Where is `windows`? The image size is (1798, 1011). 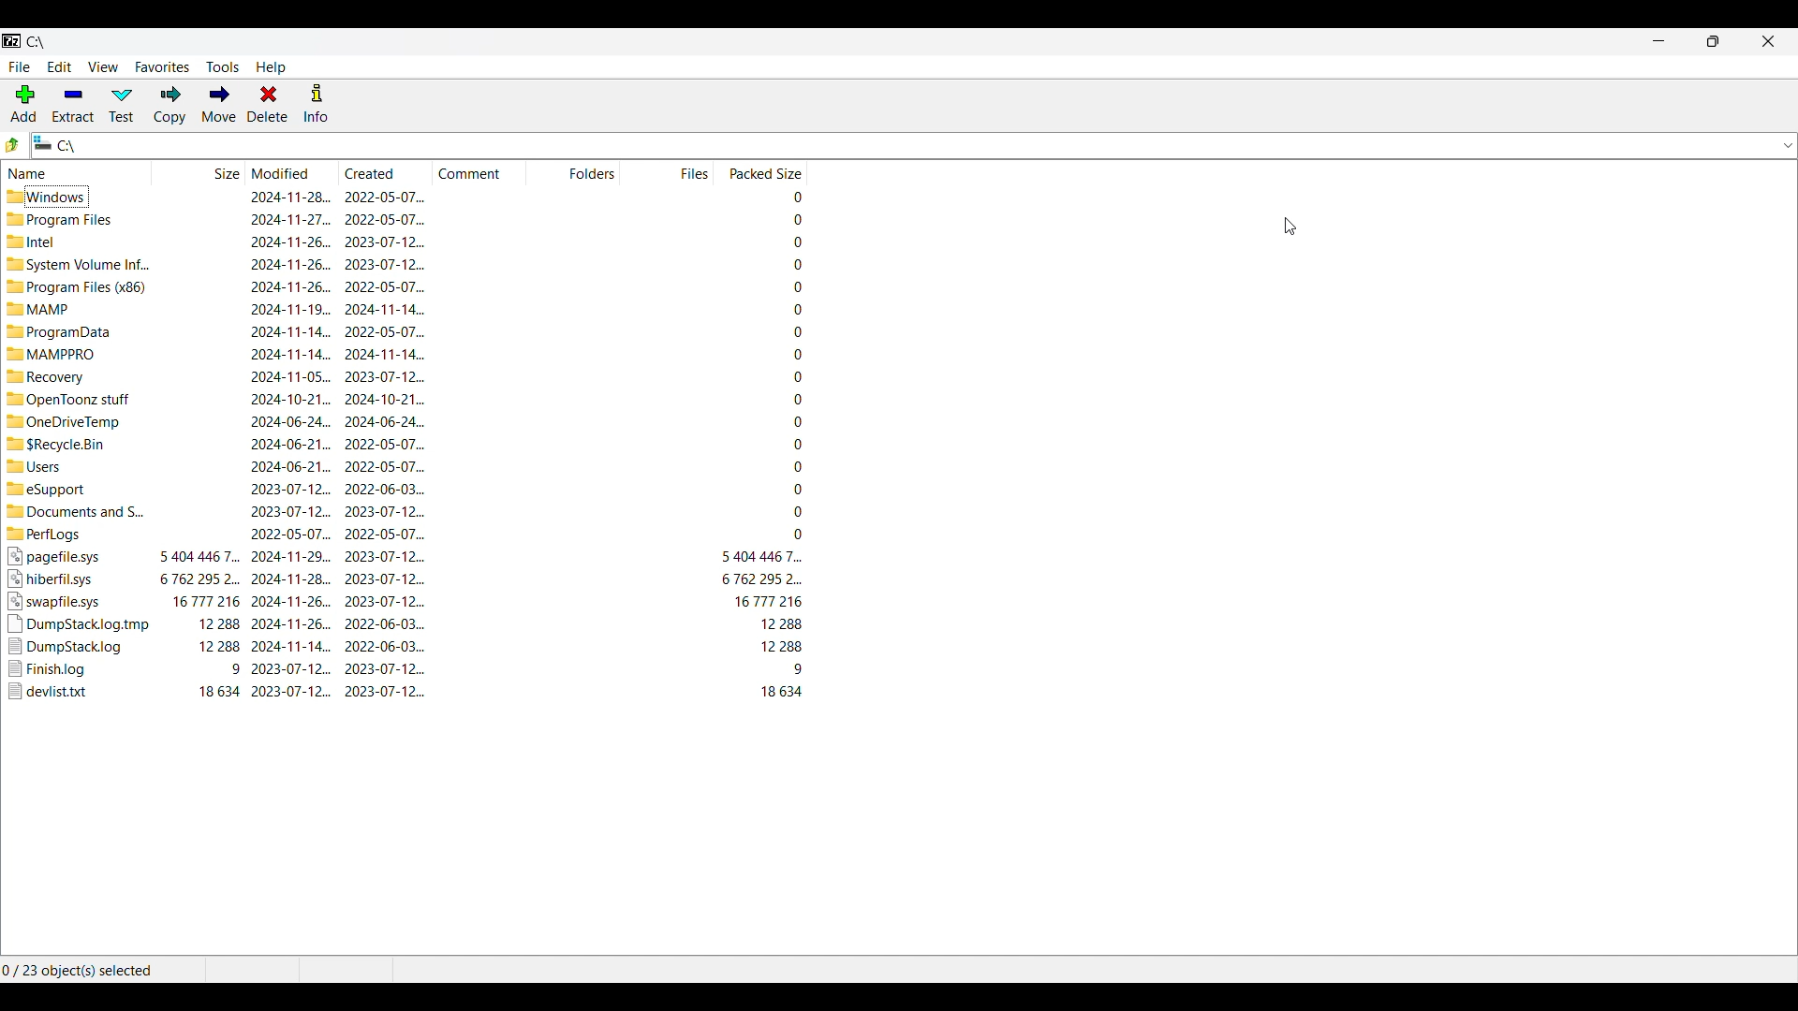 windows is located at coordinates (71, 196).